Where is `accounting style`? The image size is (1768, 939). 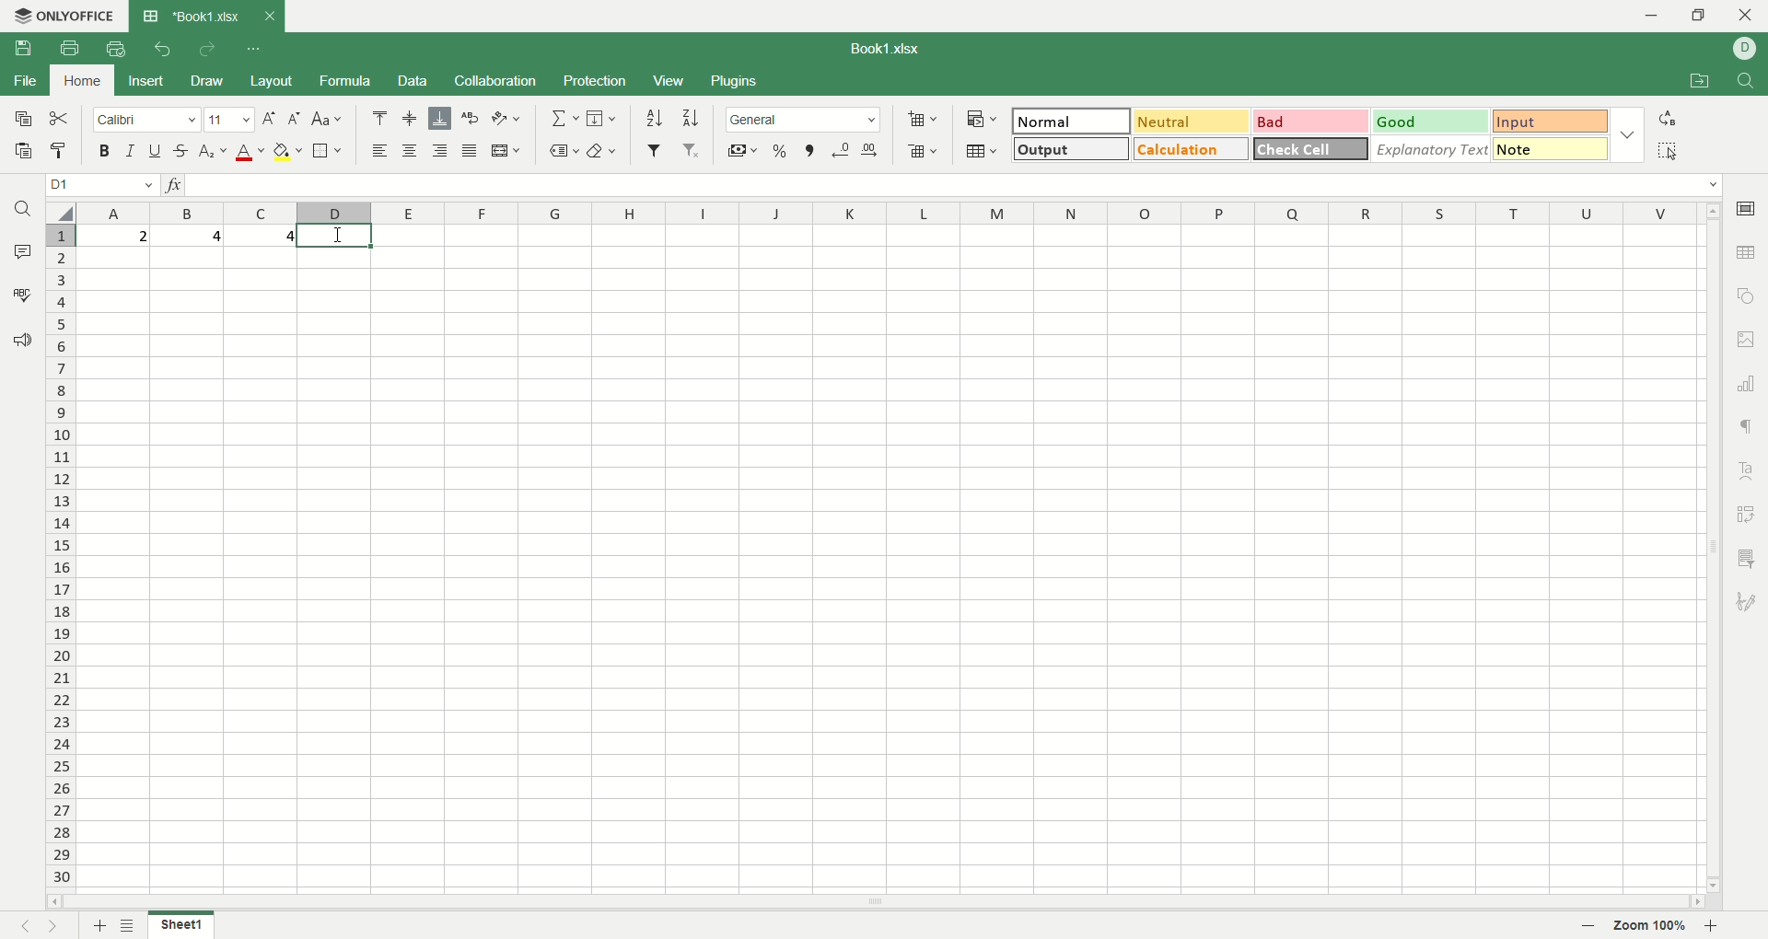
accounting style is located at coordinates (738, 150).